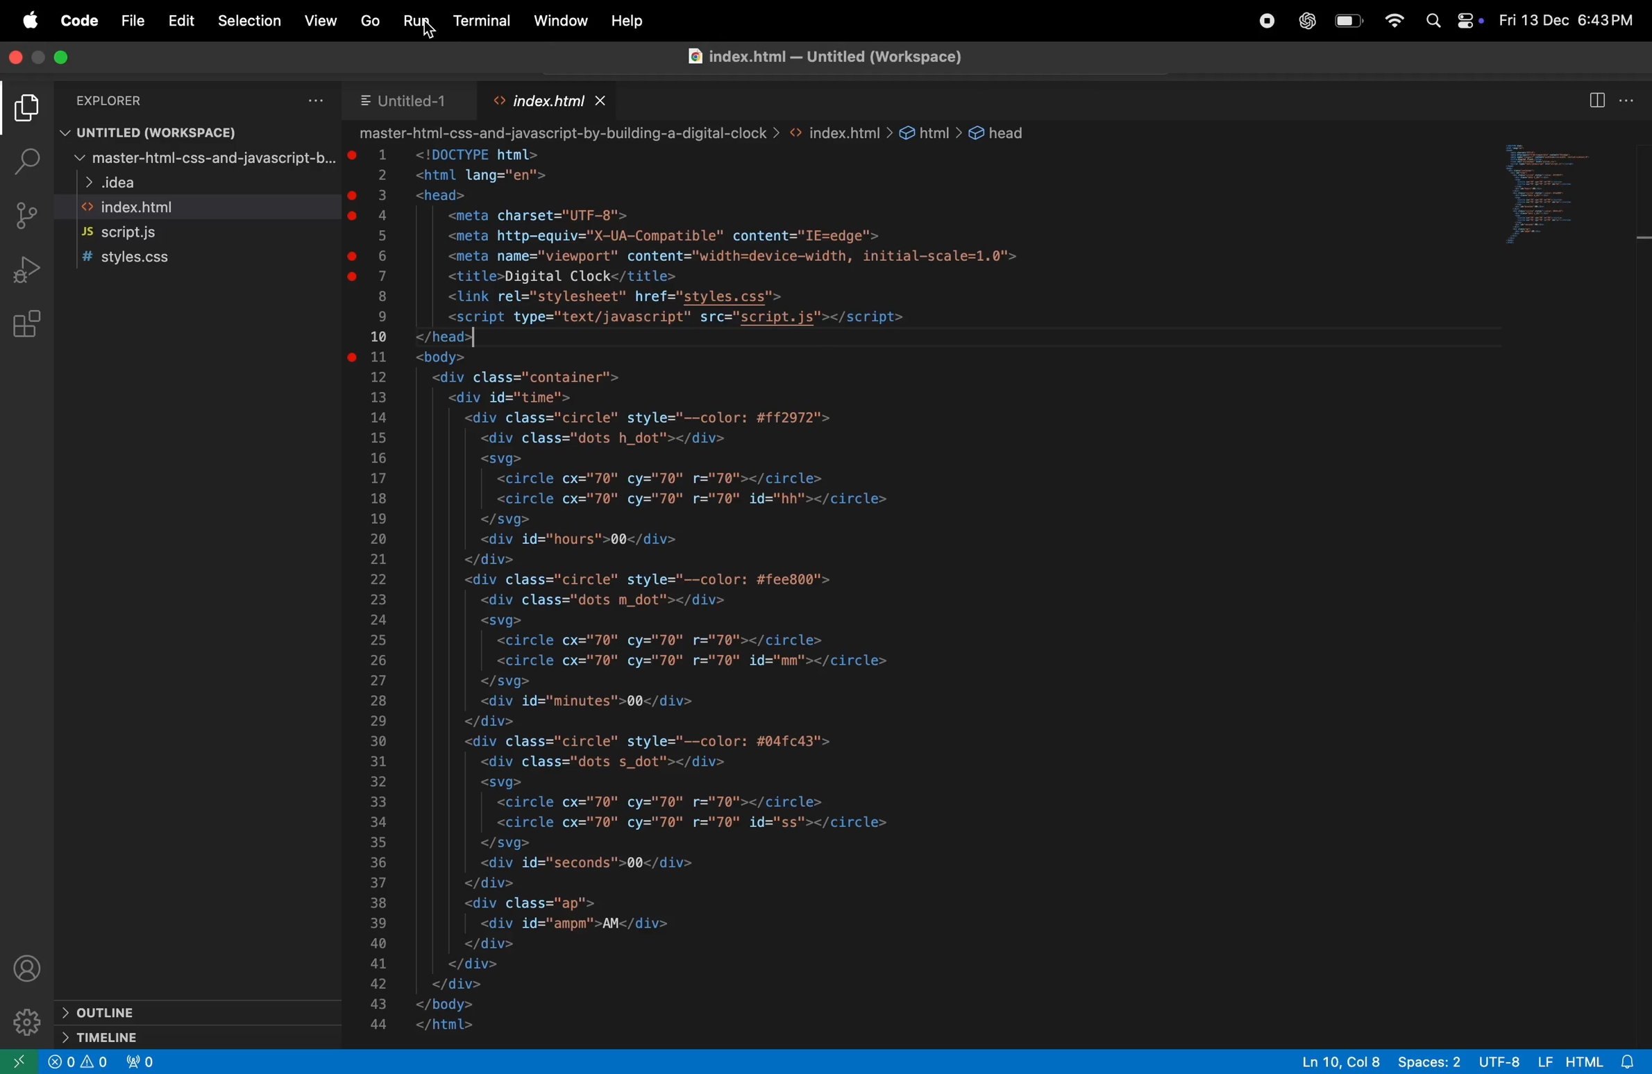 The height and width of the screenshot is (1074, 1652). I want to click on extensions, so click(25, 327).